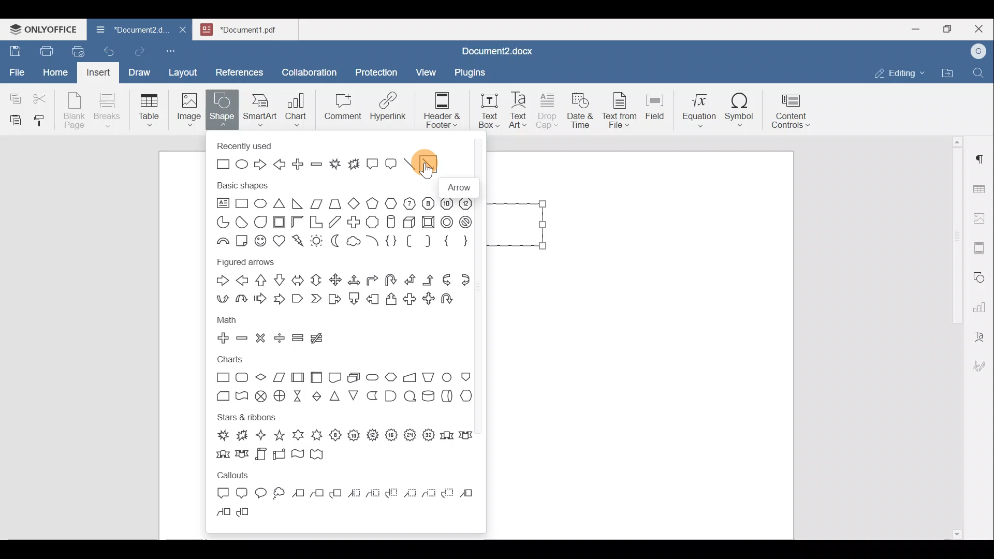 The width and height of the screenshot is (994, 559). Describe the element at coordinates (621, 109) in the screenshot. I see `Text from file` at that location.